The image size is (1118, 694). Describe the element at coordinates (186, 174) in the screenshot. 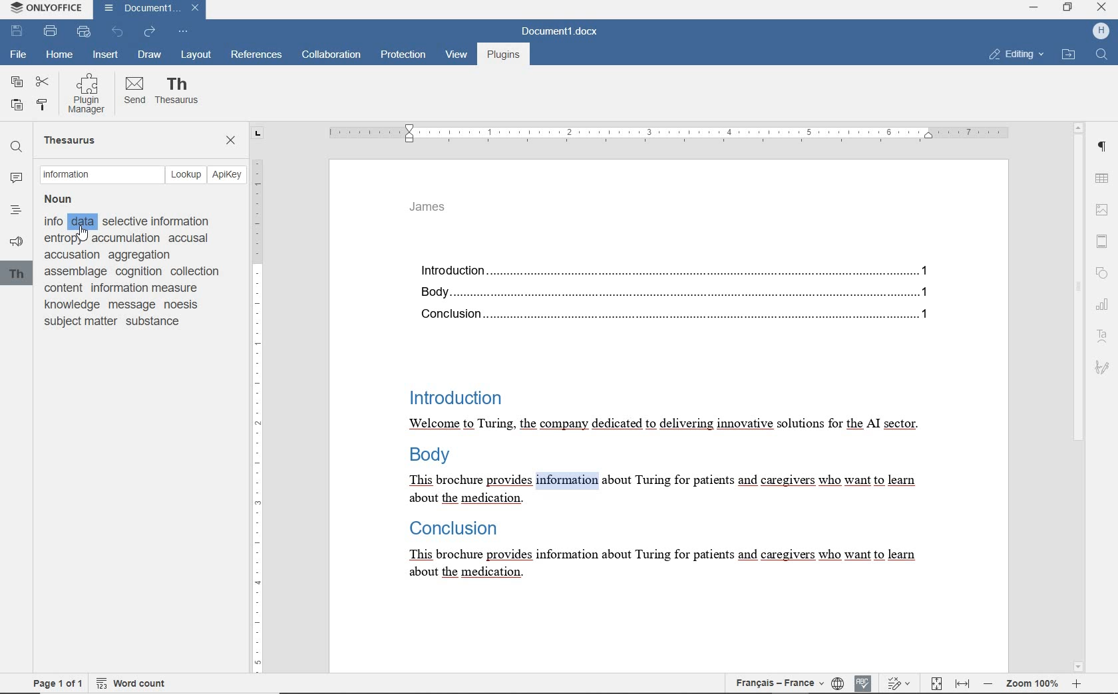

I see `LOOKUP` at that location.